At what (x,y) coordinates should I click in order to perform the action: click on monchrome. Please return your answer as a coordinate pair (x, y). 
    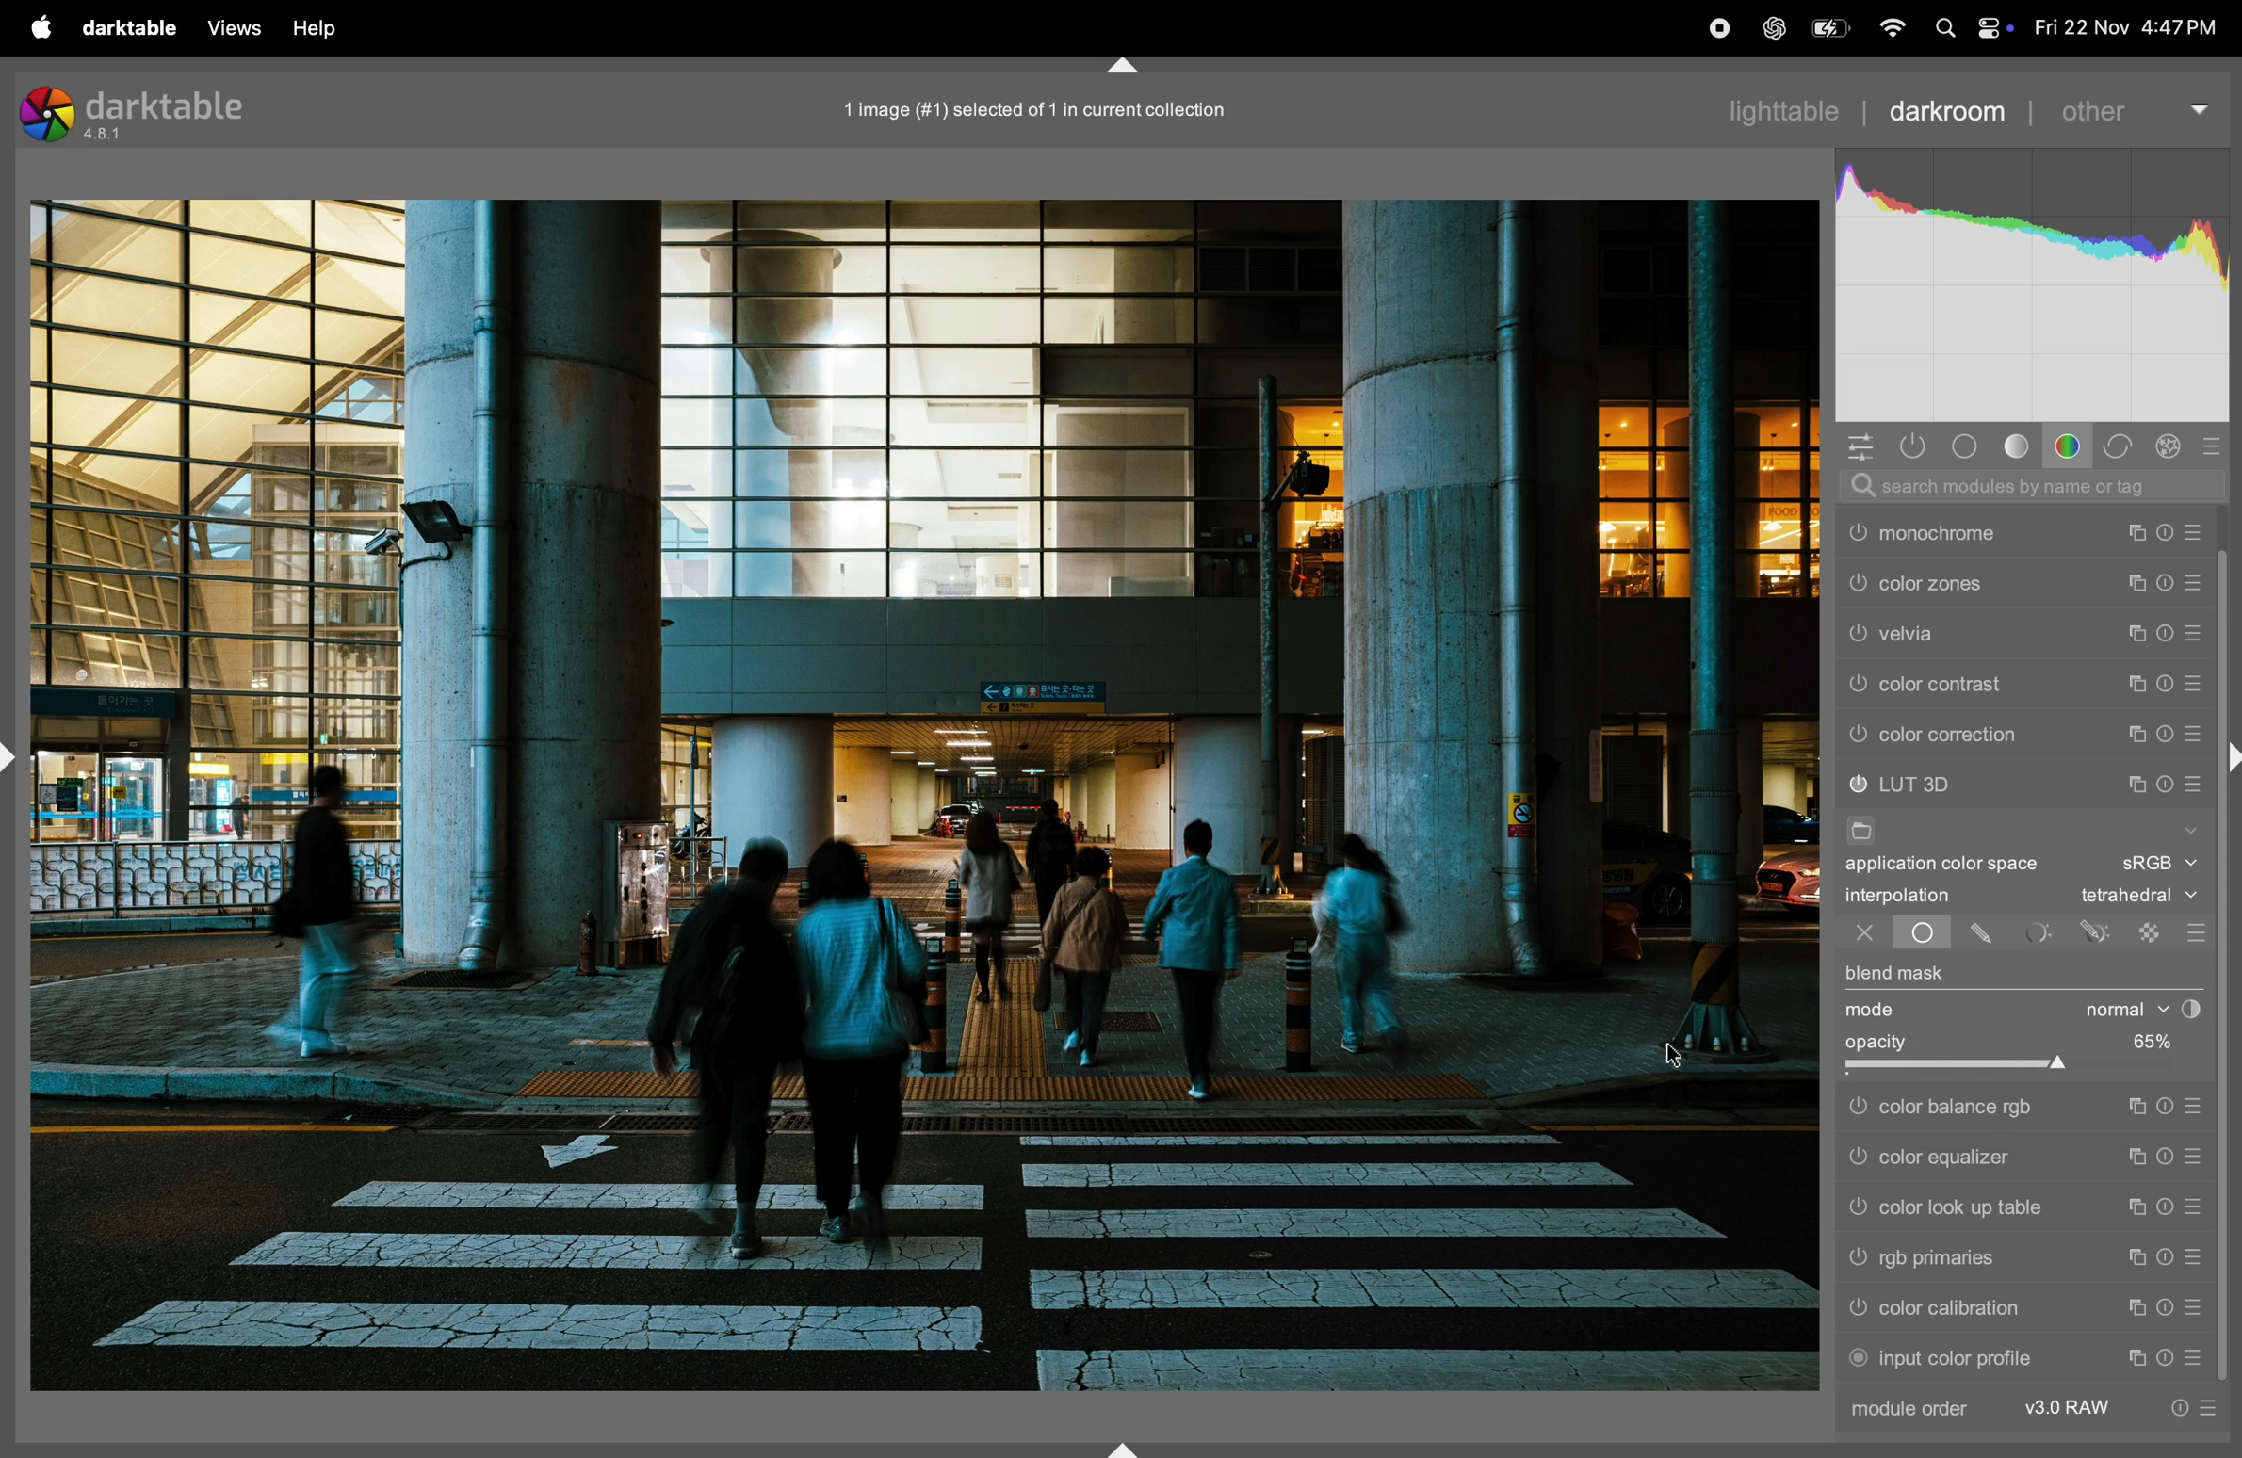
    Looking at the image, I should click on (1989, 581).